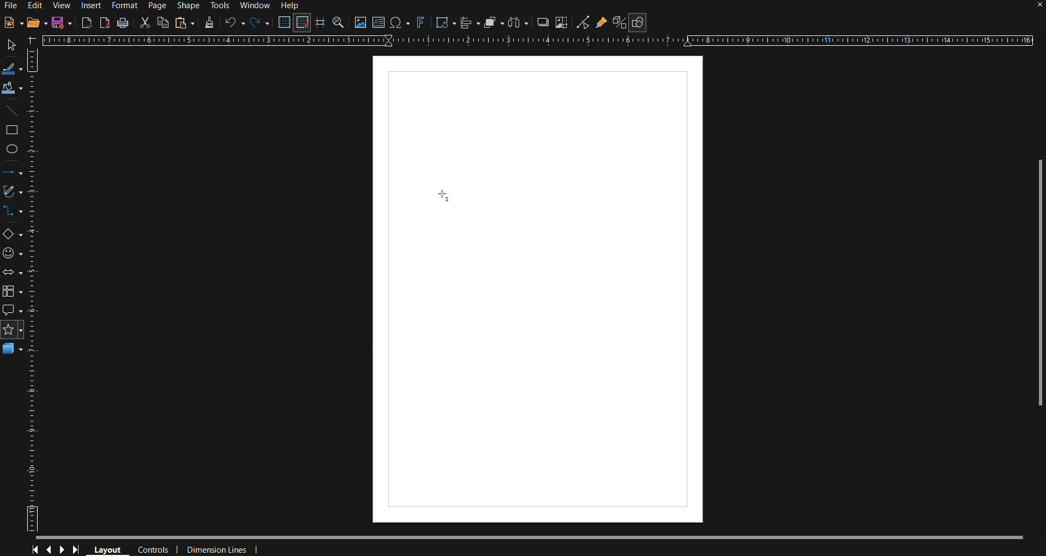 This screenshot has width=1046, height=556. Describe the element at coordinates (14, 175) in the screenshot. I see `Arrows` at that location.